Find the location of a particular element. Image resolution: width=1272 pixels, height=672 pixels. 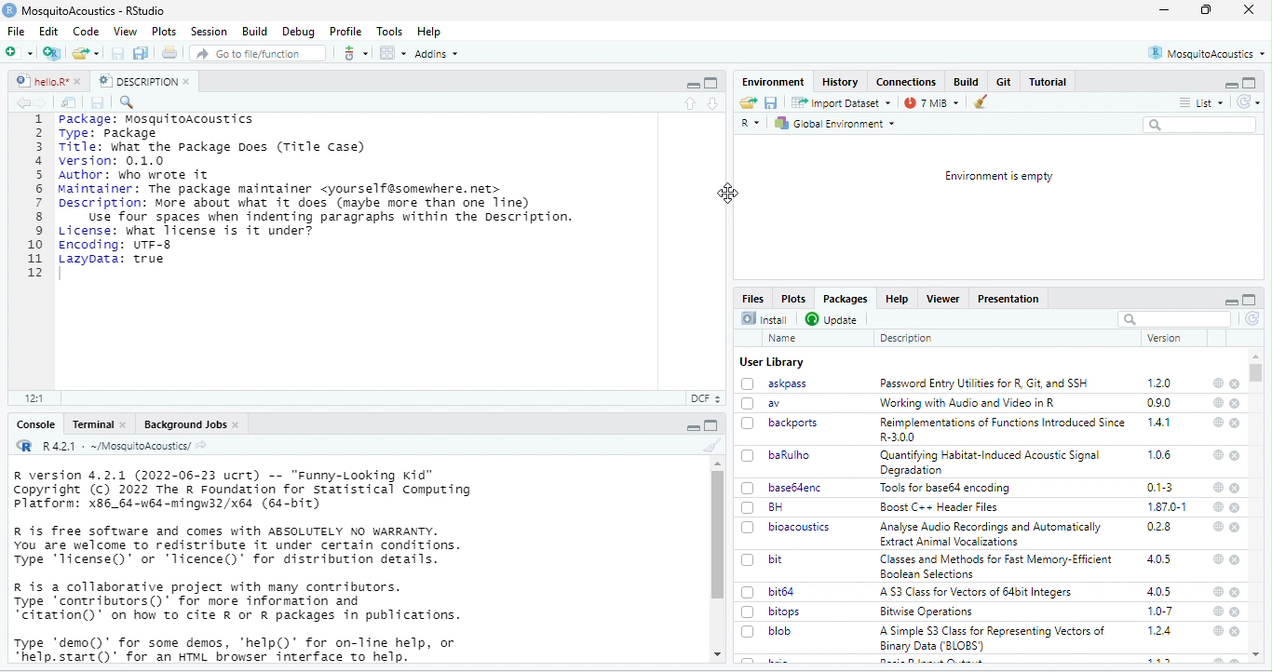

Show in new window is located at coordinates (69, 102).